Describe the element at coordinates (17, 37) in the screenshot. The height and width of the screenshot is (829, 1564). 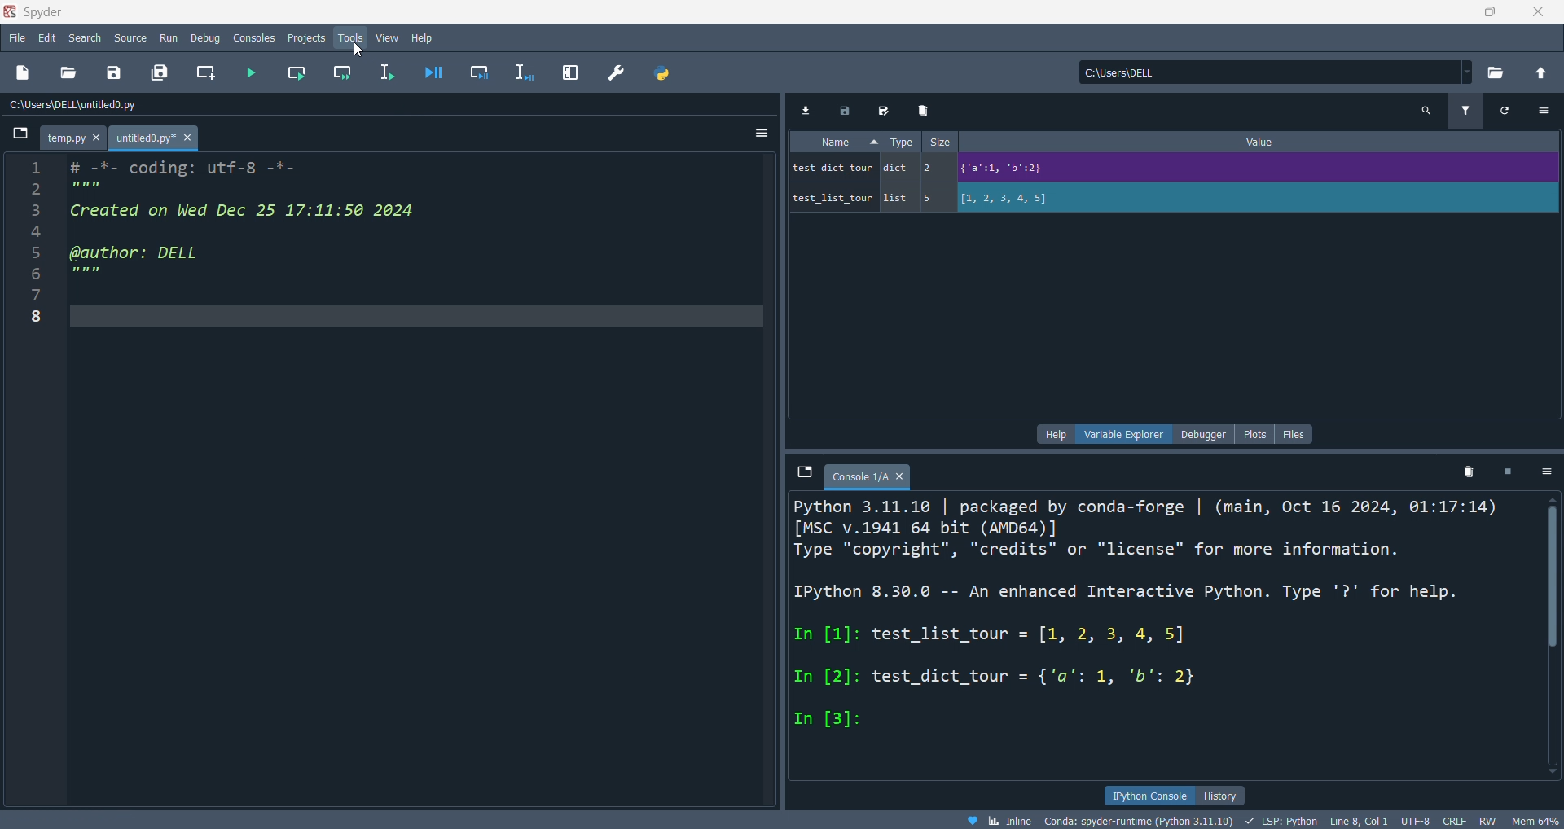
I see `file` at that location.